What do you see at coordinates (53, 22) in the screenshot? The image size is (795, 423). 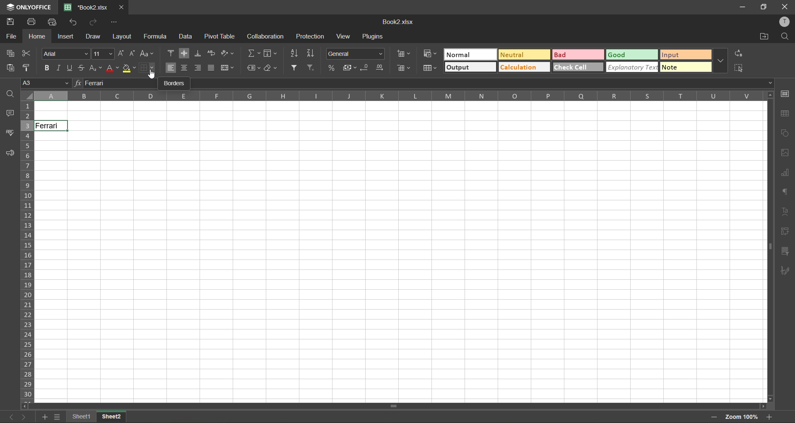 I see `quick print` at bounding box center [53, 22].